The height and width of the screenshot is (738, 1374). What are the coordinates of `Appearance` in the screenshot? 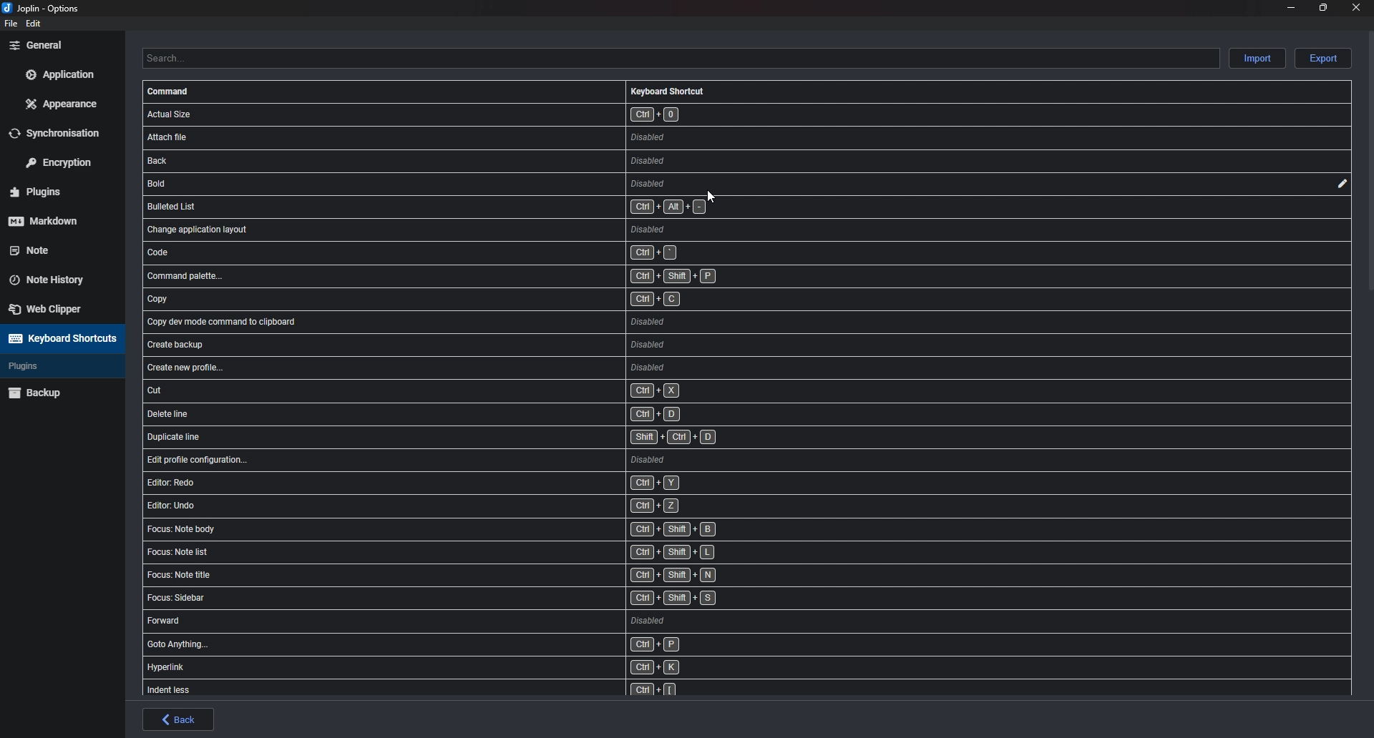 It's located at (63, 103).